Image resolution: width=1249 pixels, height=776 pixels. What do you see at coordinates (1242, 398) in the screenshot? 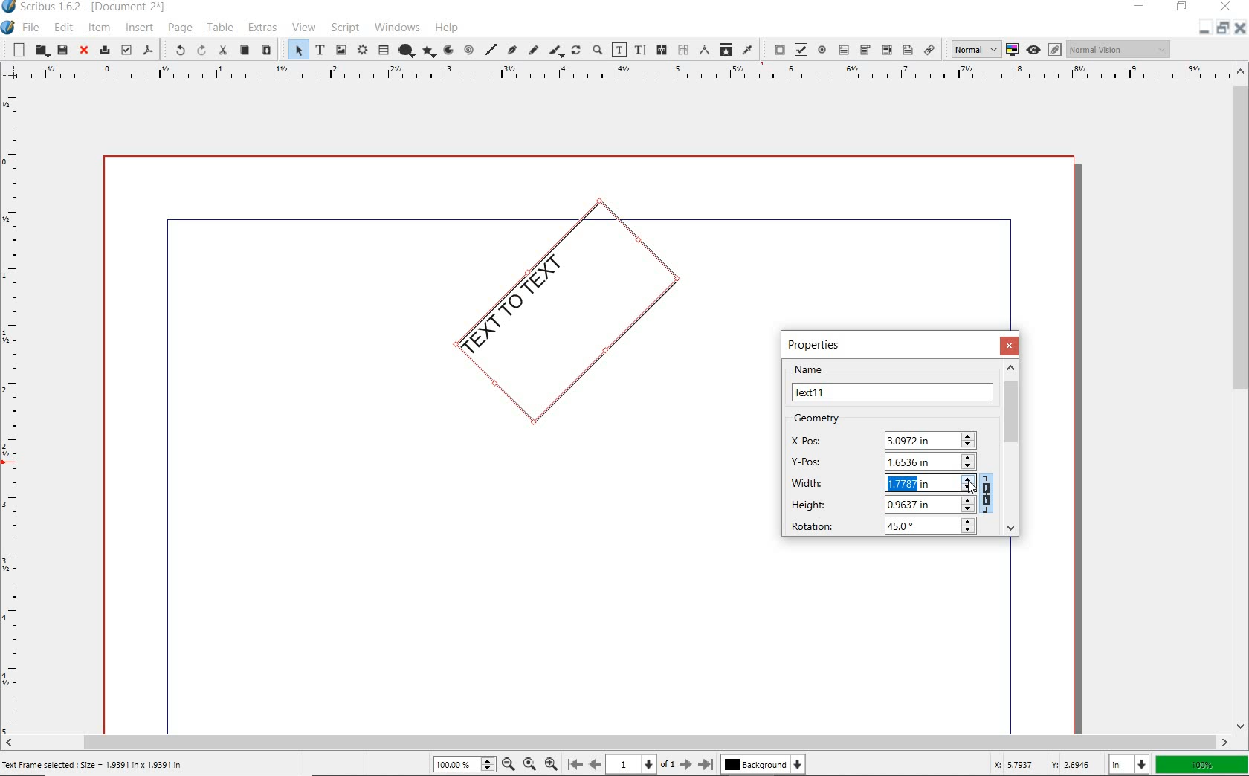
I see `scrollbar` at bounding box center [1242, 398].